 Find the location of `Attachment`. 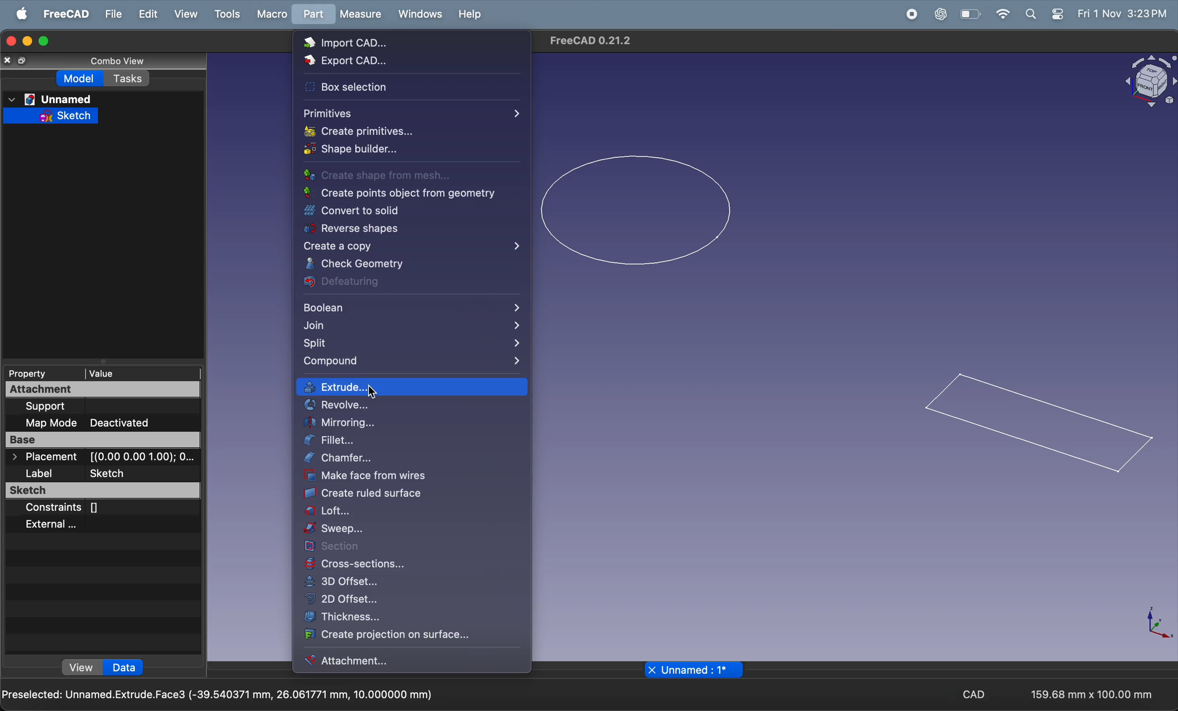

Attachment is located at coordinates (102, 390).